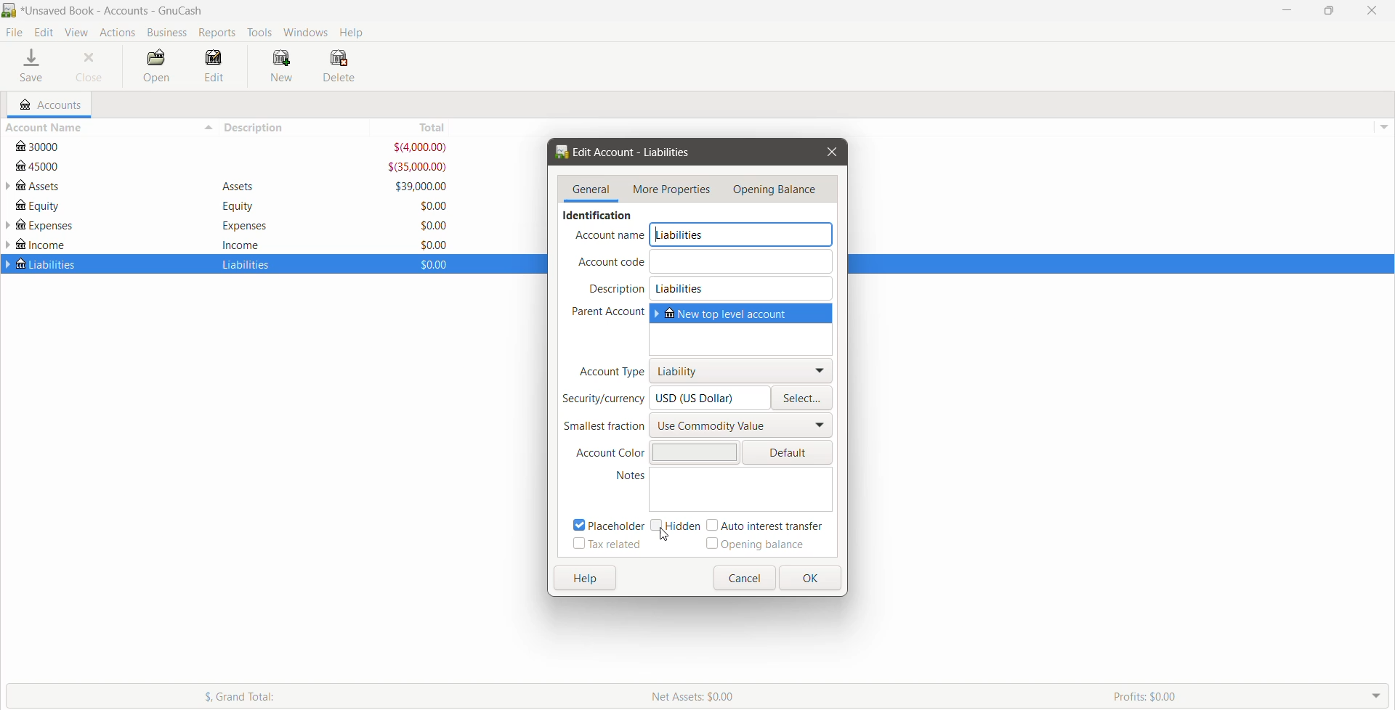 The image size is (1395, 710). Describe the element at coordinates (604, 524) in the screenshot. I see `Placeholder - click to enable/disable` at that location.